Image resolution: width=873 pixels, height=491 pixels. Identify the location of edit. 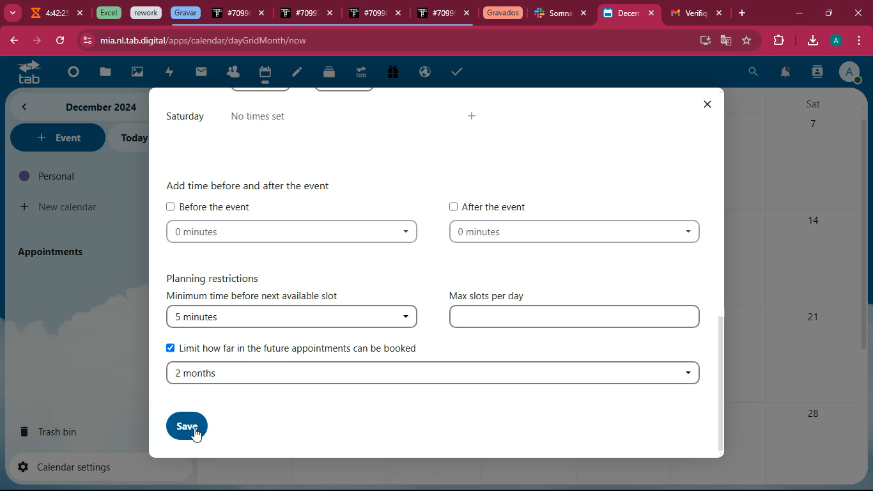
(297, 74).